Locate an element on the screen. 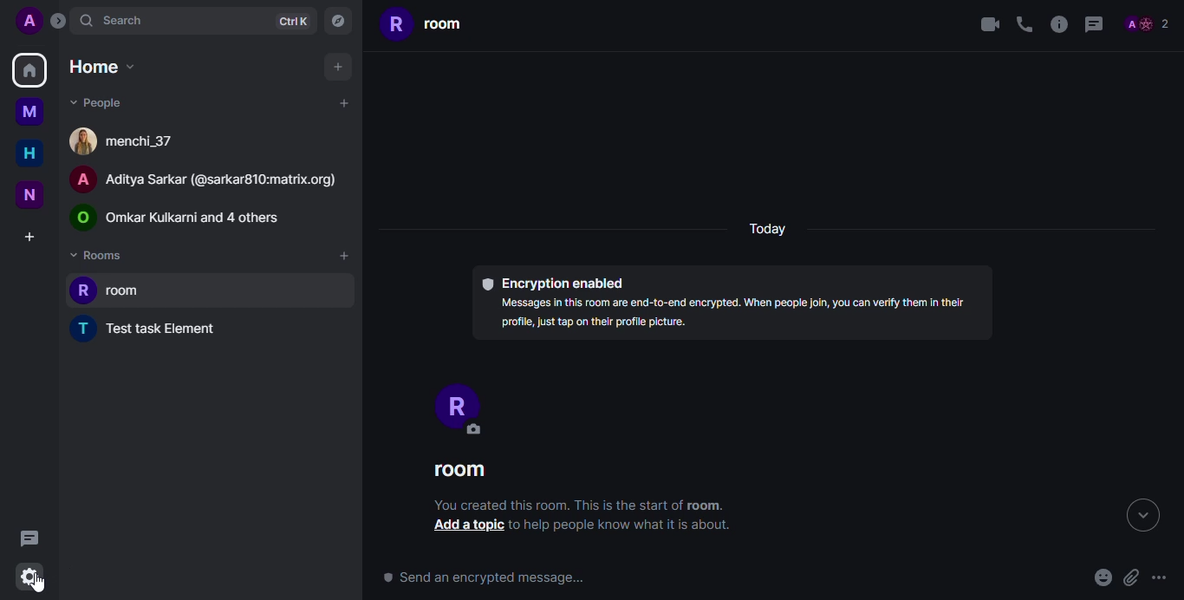 Image resolution: width=1184 pixels, height=600 pixels. Test task element is located at coordinates (157, 327).